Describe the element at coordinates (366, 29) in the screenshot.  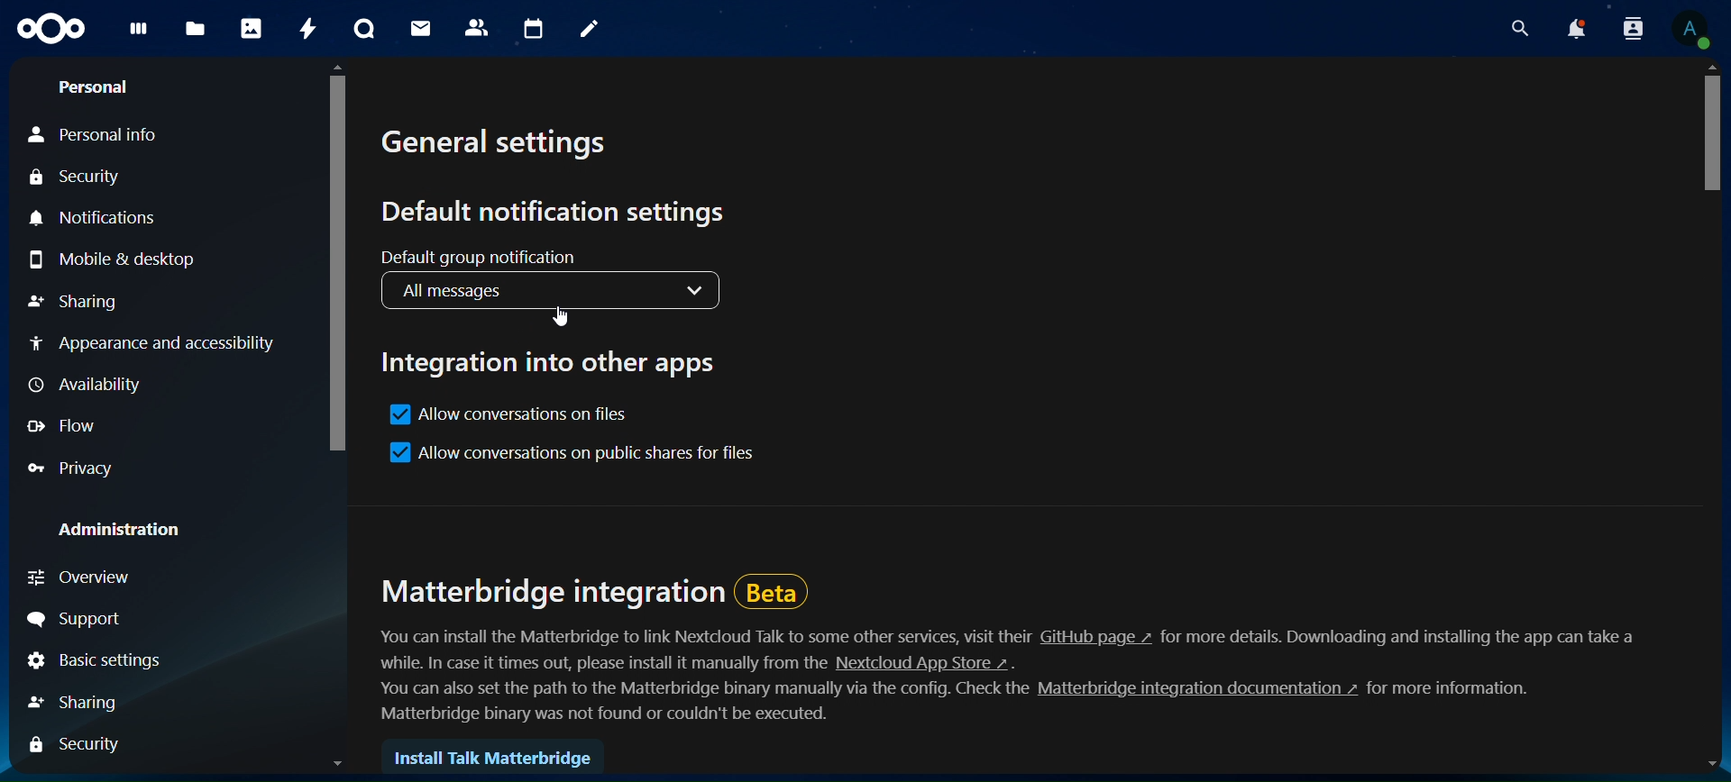
I see `talk` at that location.